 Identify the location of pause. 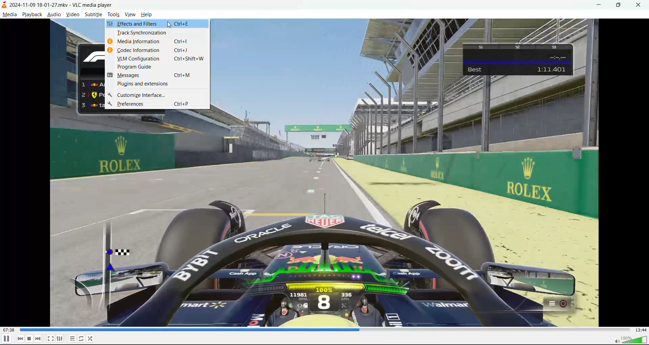
(6, 339).